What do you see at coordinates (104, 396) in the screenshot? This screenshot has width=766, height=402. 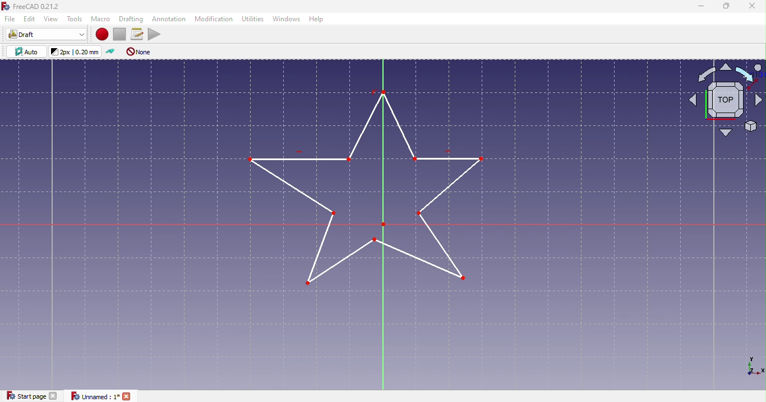 I see `Current page` at bounding box center [104, 396].